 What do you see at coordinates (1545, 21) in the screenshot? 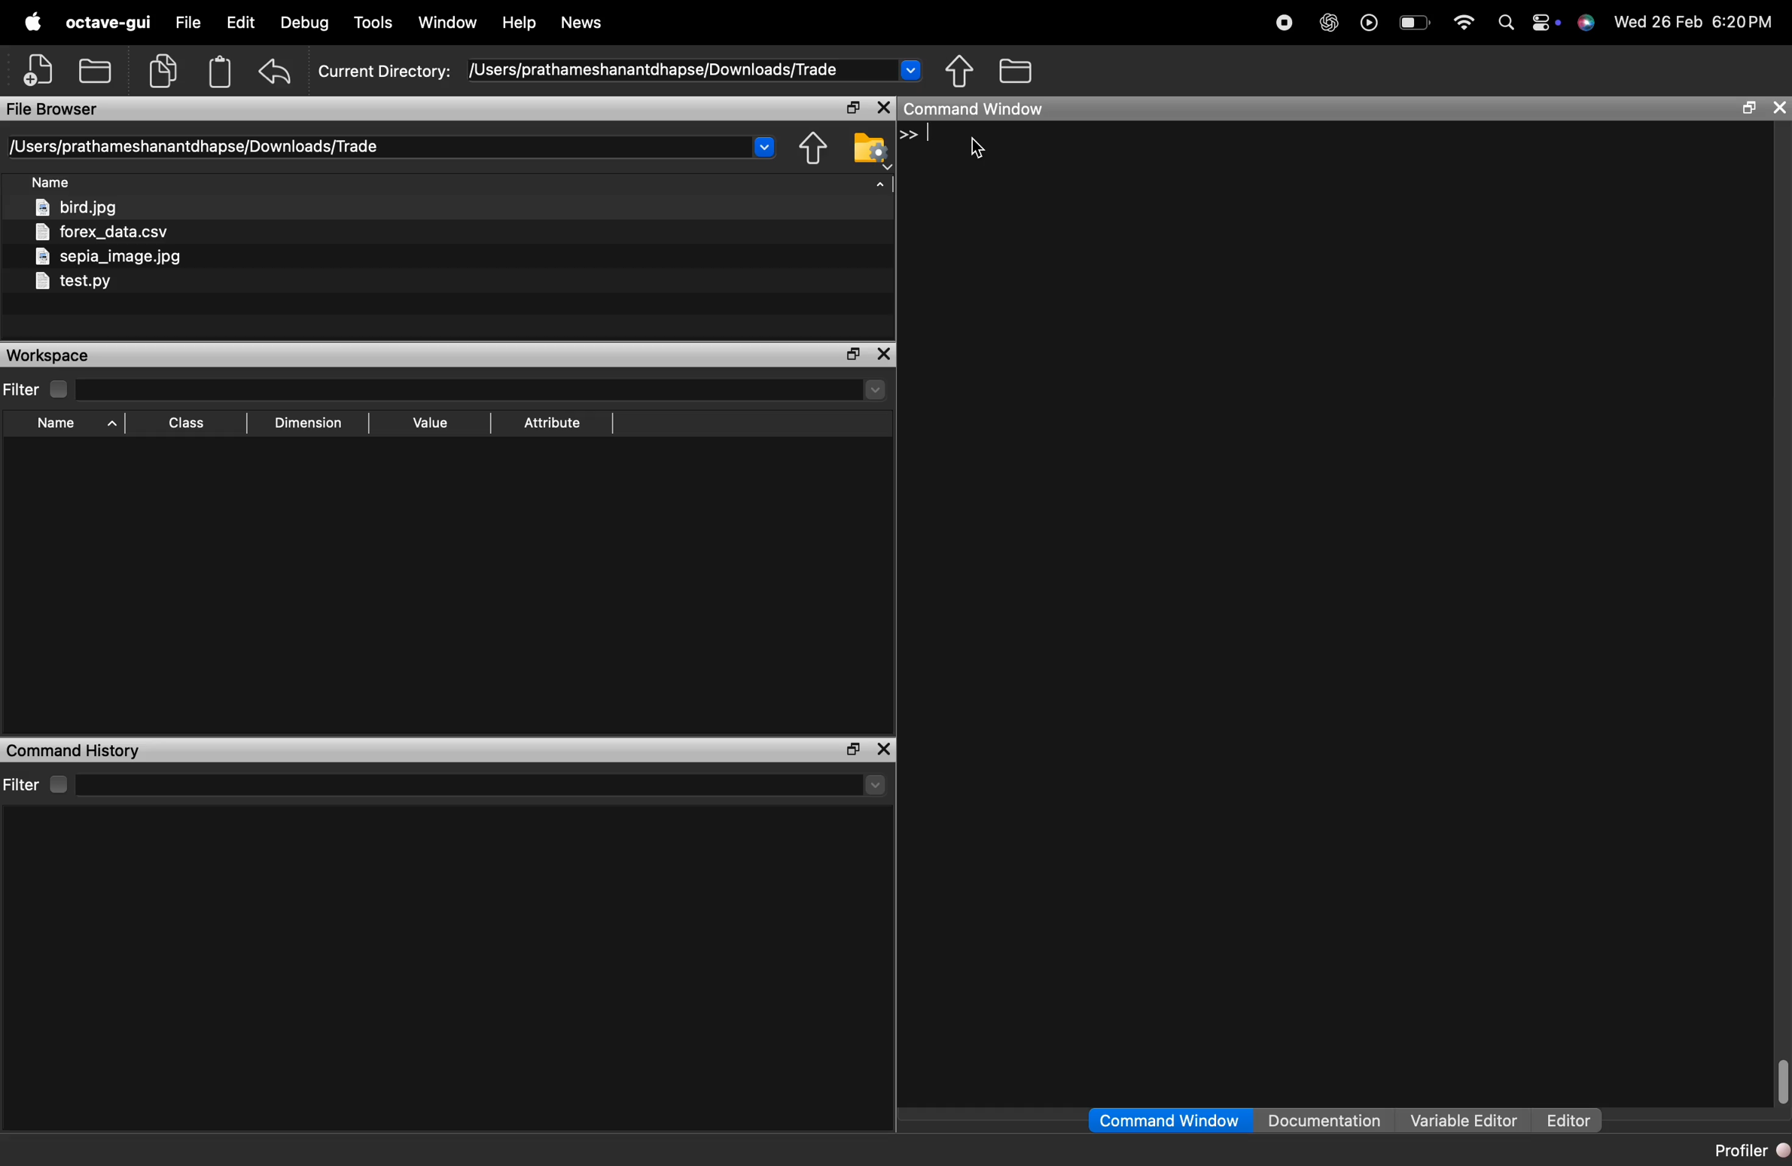
I see `more options` at bounding box center [1545, 21].